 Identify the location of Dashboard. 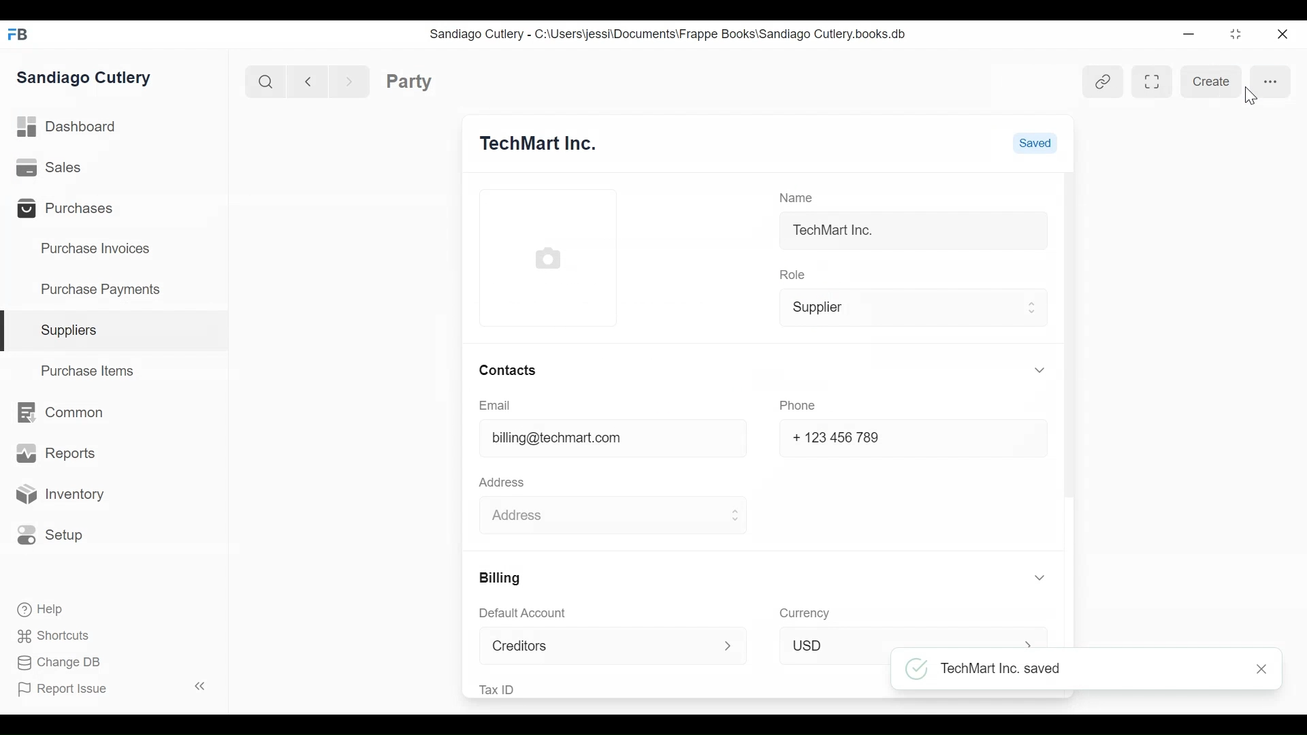
(75, 125).